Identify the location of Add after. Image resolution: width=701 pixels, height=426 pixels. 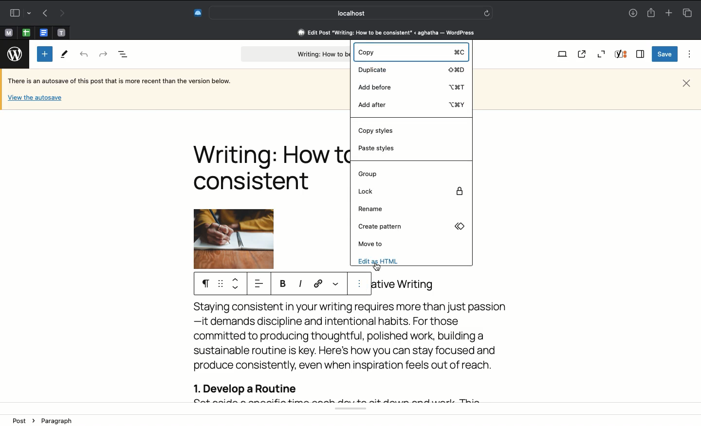
(411, 104).